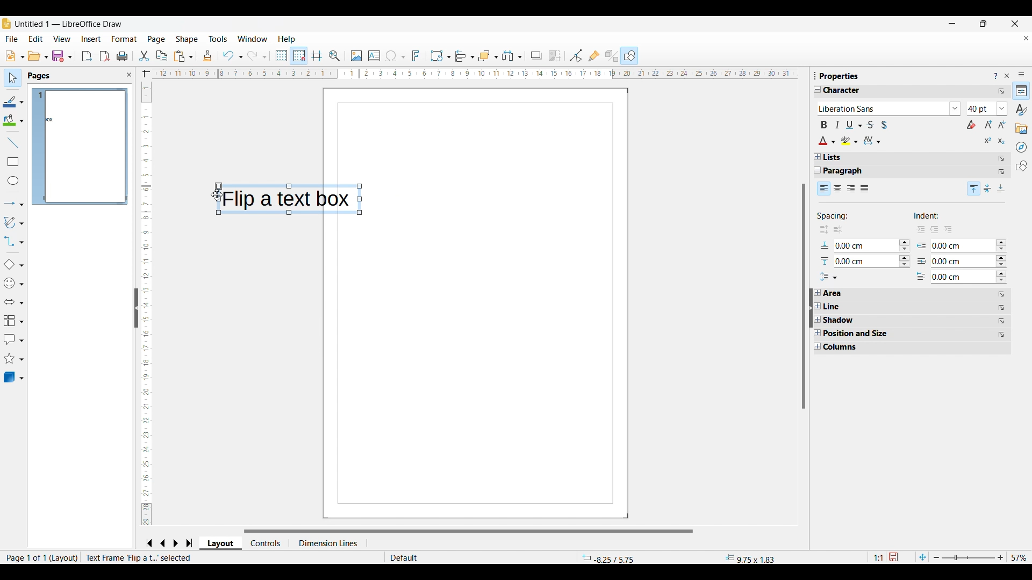  I want to click on Flowchart options, so click(14, 321).